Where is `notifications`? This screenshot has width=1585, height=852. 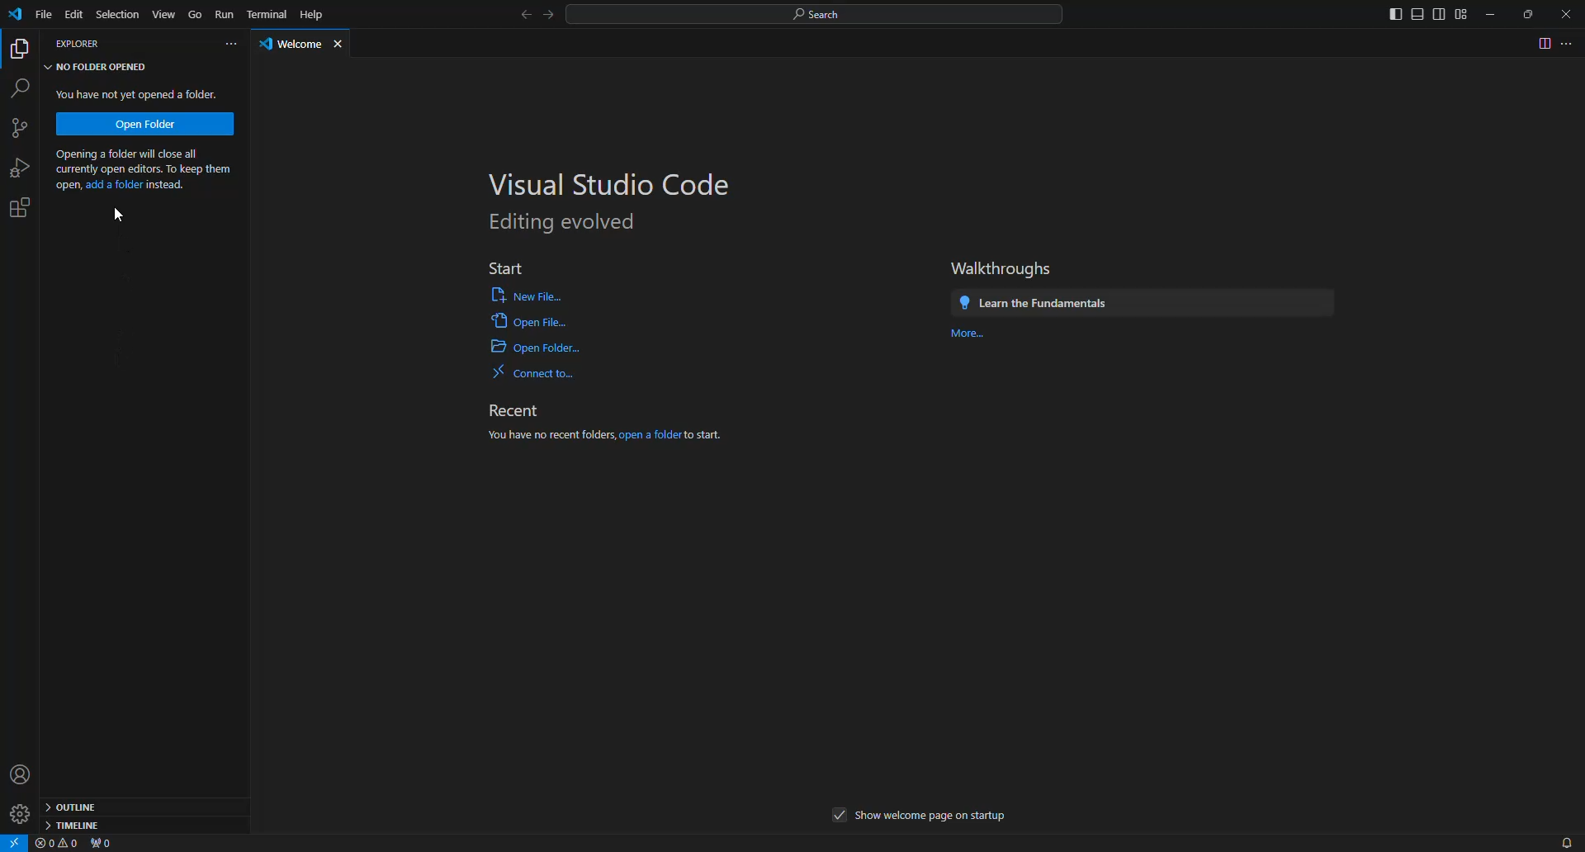
notifications is located at coordinates (1561, 841).